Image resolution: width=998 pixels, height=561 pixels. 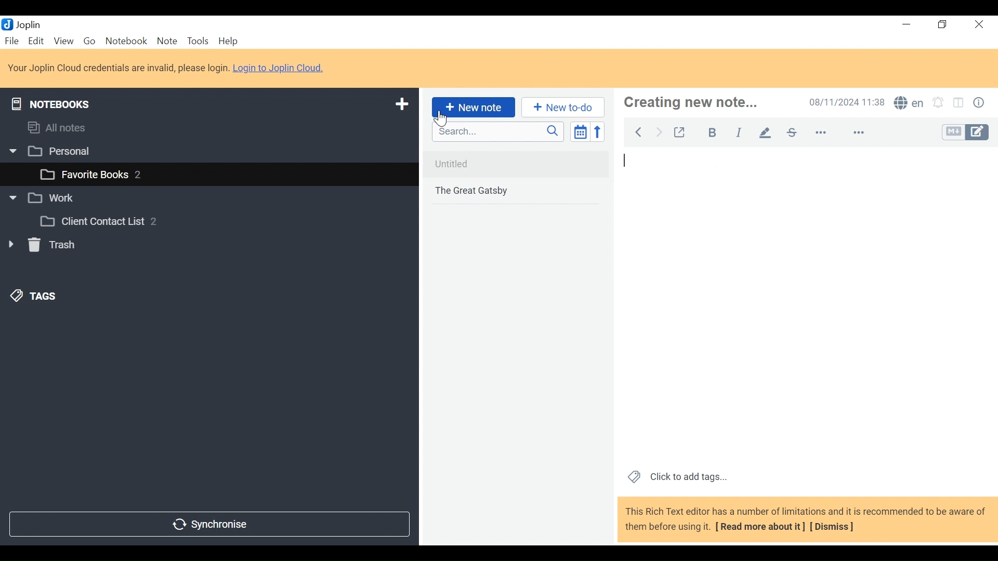 I want to click on Back, so click(x=640, y=132).